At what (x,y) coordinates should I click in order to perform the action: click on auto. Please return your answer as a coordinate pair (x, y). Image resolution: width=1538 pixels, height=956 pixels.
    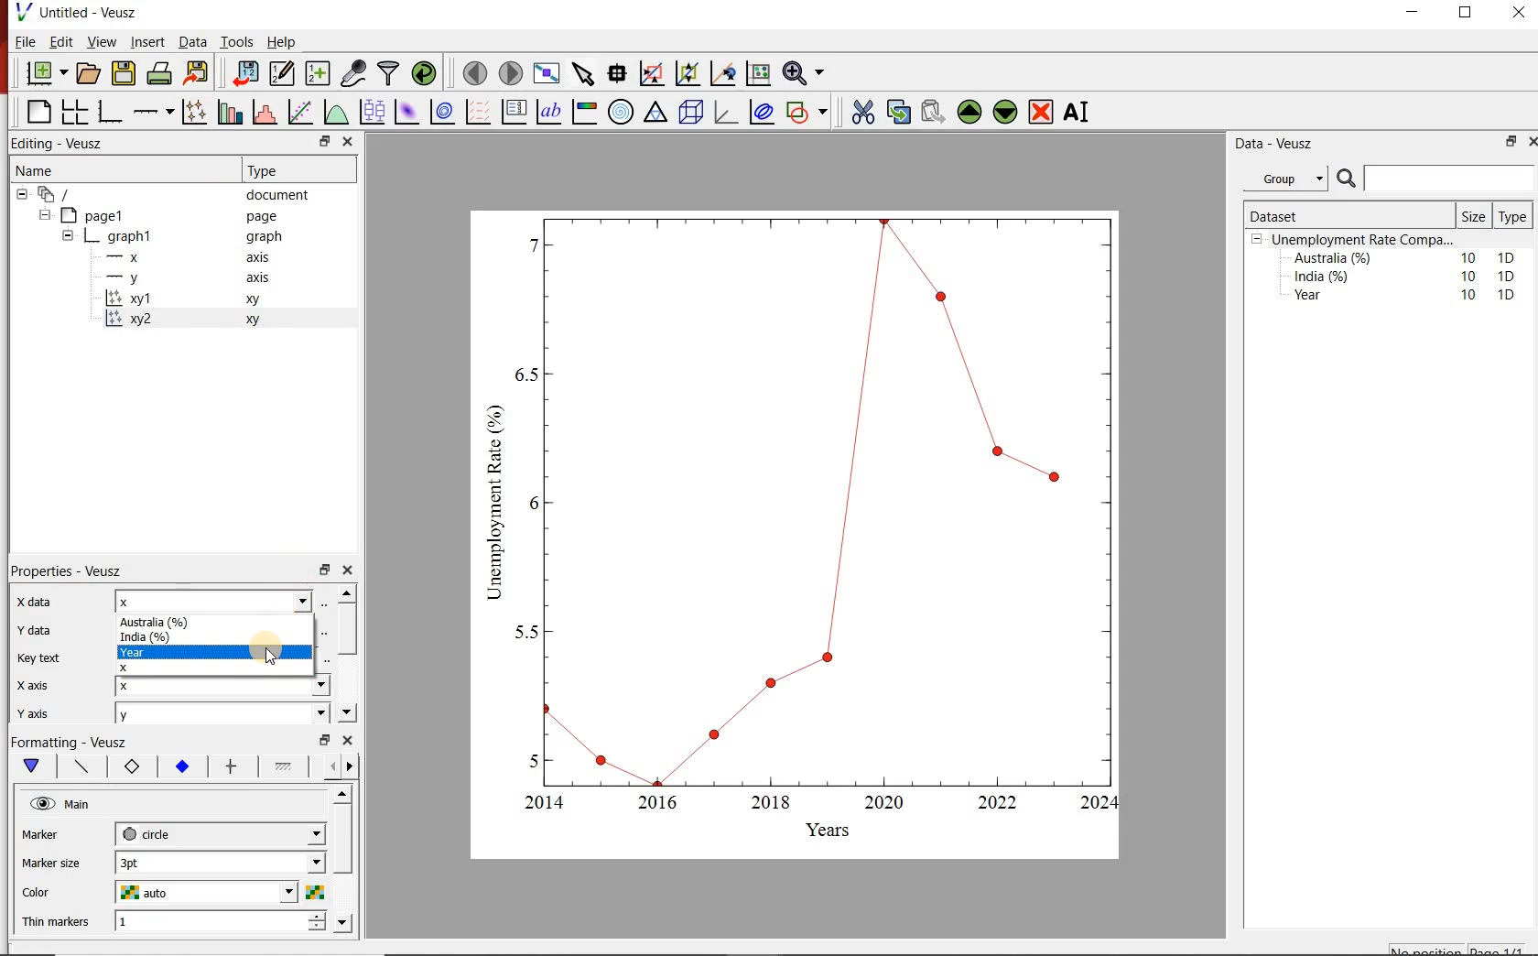
    Looking at the image, I should click on (209, 893).